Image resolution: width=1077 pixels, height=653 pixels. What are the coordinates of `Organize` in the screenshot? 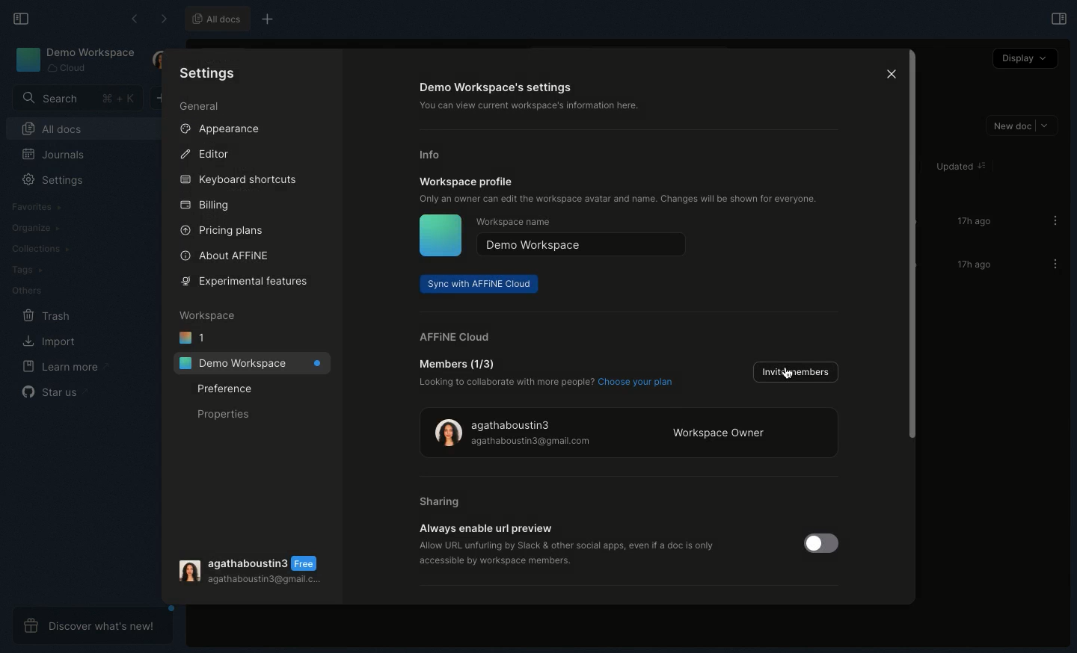 It's located at (34, 226).